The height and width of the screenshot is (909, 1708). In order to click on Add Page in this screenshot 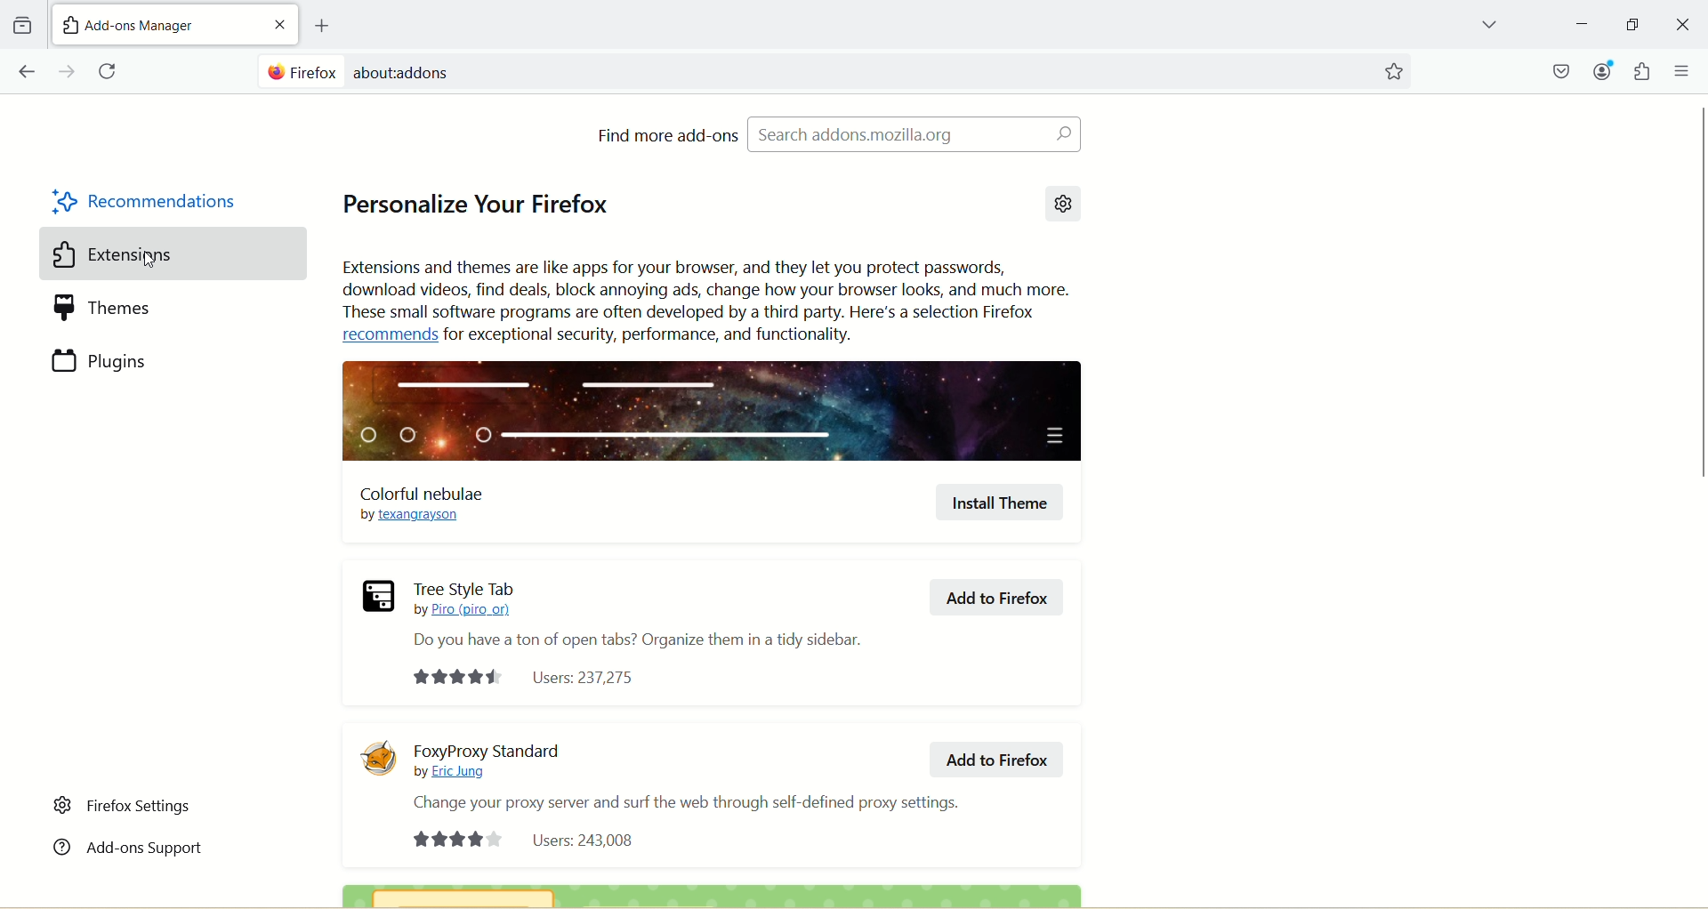, I will do `click(319, 26)`.